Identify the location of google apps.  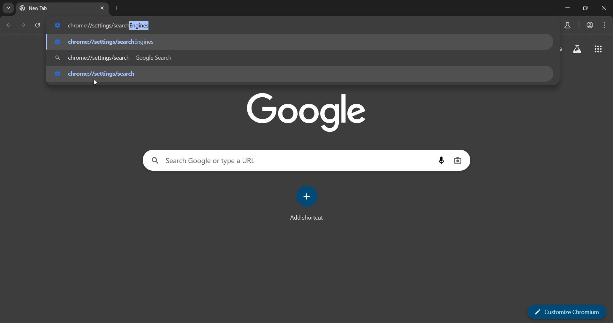
(598, 49).